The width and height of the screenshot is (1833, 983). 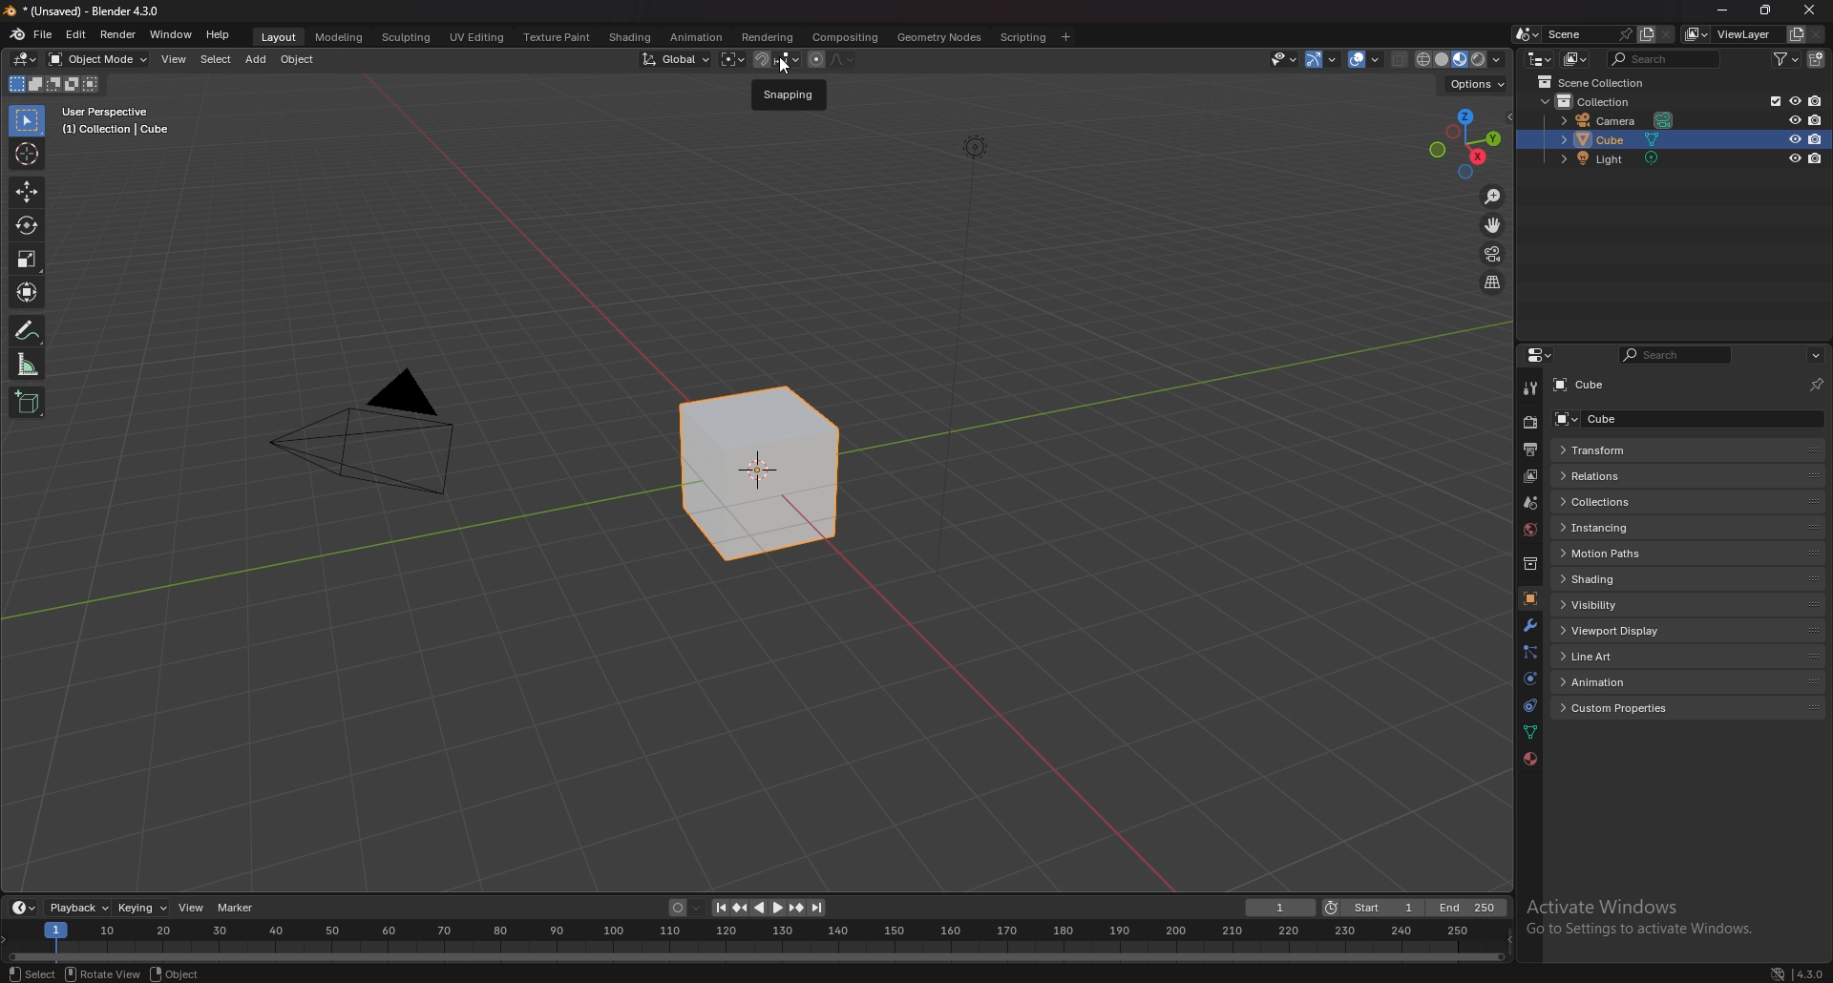 I want to click on select, so click(x=215, y=59).